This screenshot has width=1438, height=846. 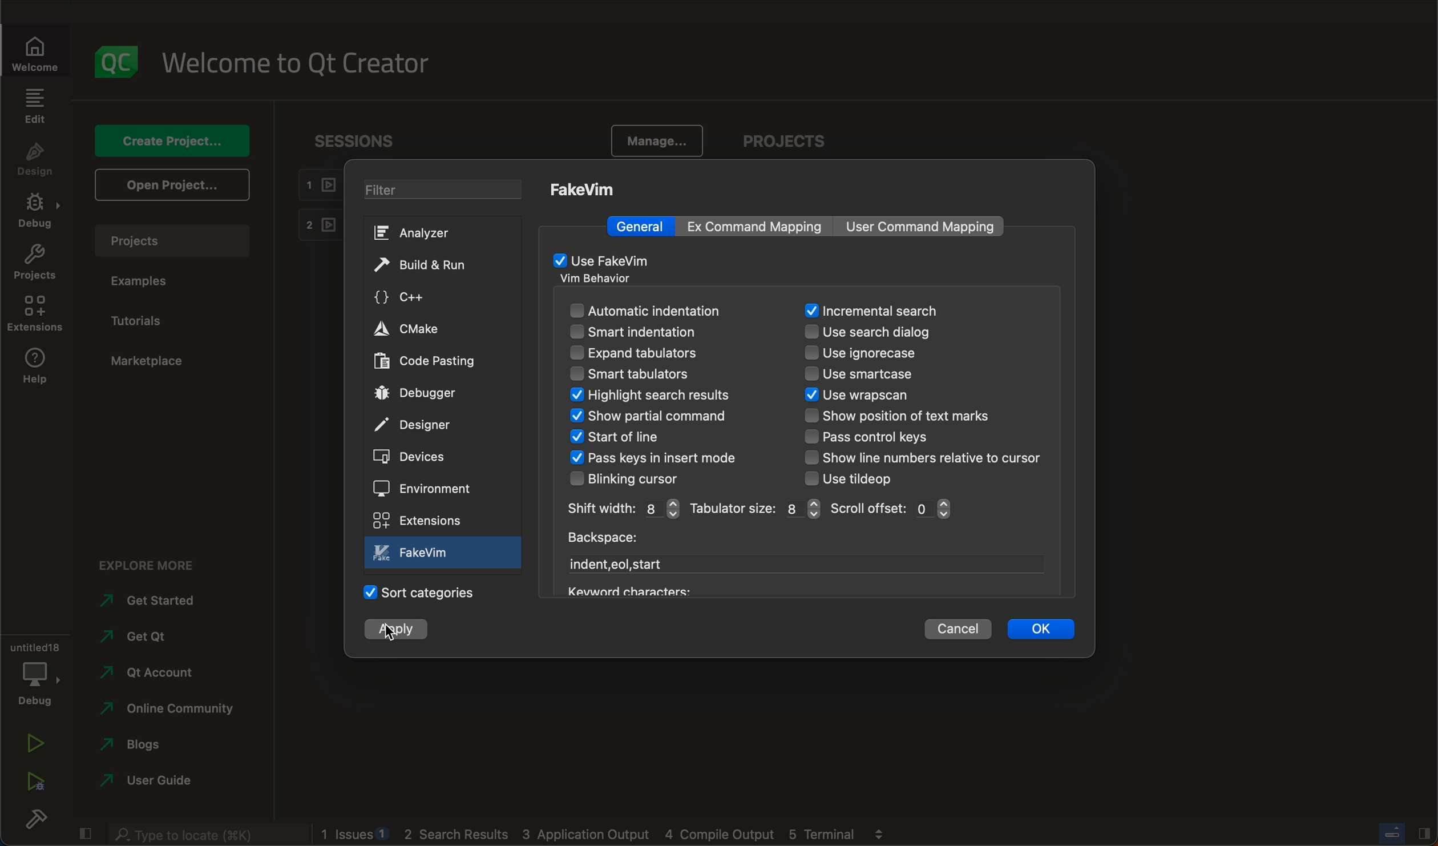 What do you see at coordinates (84, 835) in the screenshot?
I see `close slide bar` at bounding box center [84, 835].